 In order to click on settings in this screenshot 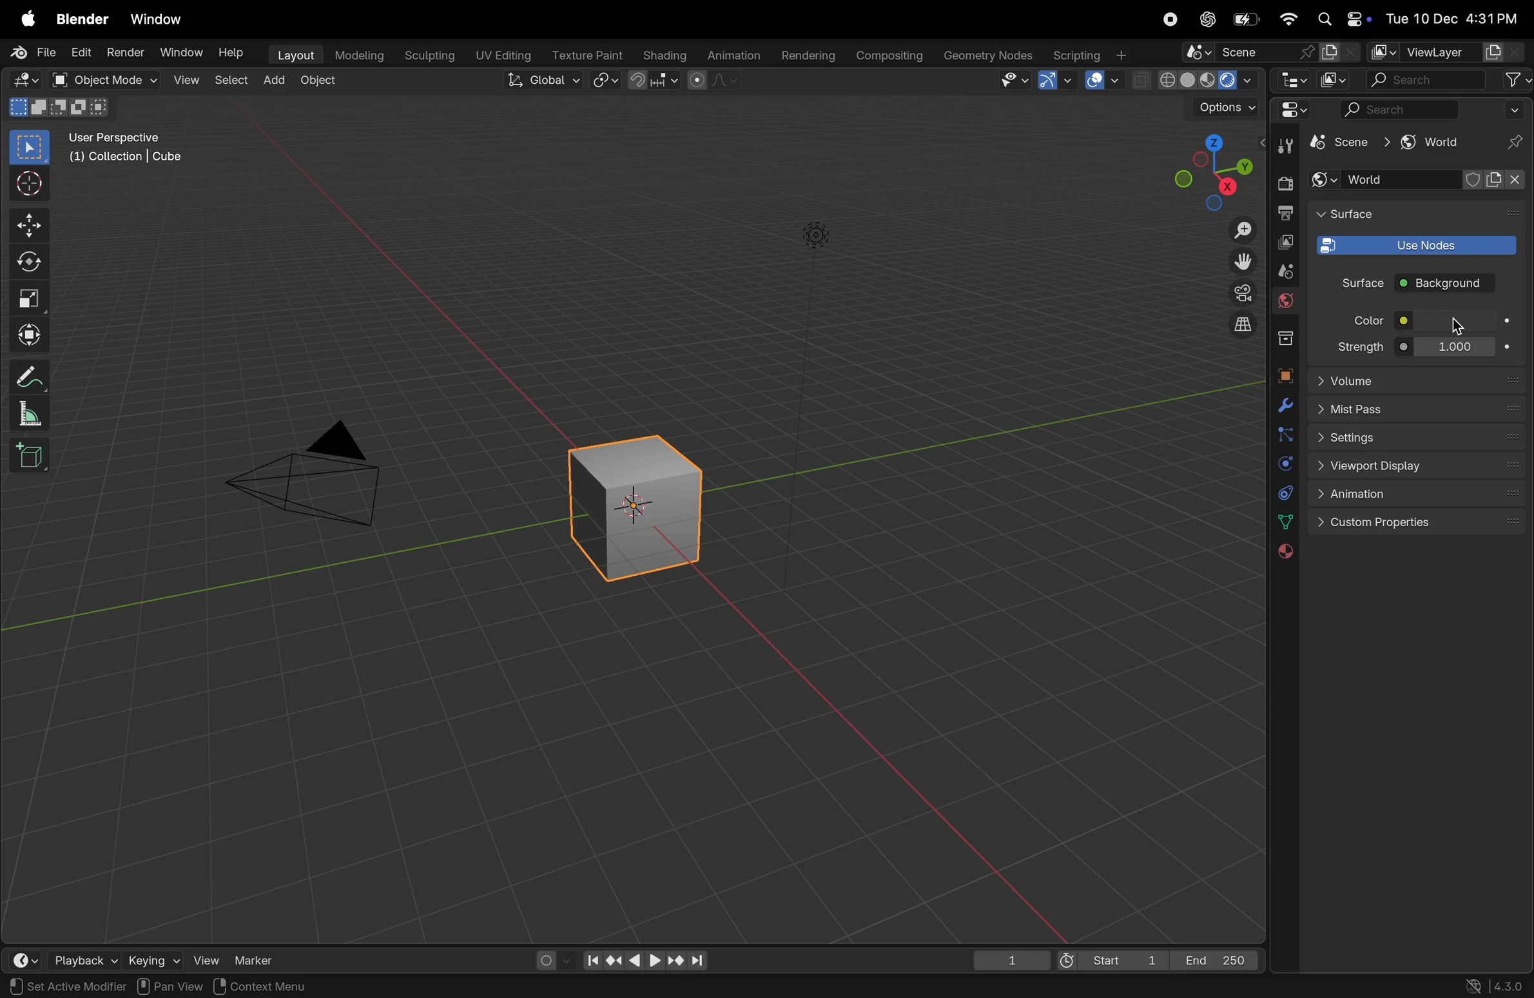, I will do `click(1419, 436)`.